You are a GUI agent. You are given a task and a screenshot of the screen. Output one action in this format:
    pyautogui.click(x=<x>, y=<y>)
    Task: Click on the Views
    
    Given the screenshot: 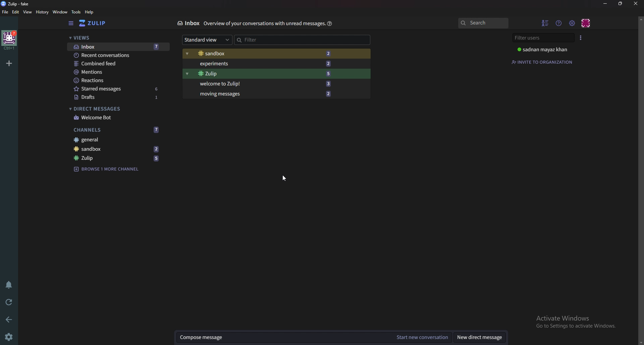 What is the action you would take?
    pyautogui.click(x=114, y=38)
    